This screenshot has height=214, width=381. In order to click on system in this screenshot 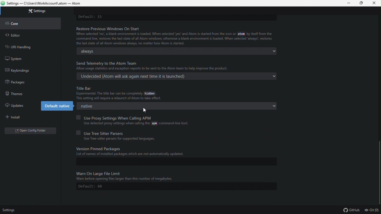, I will do `click(22, 58)`.